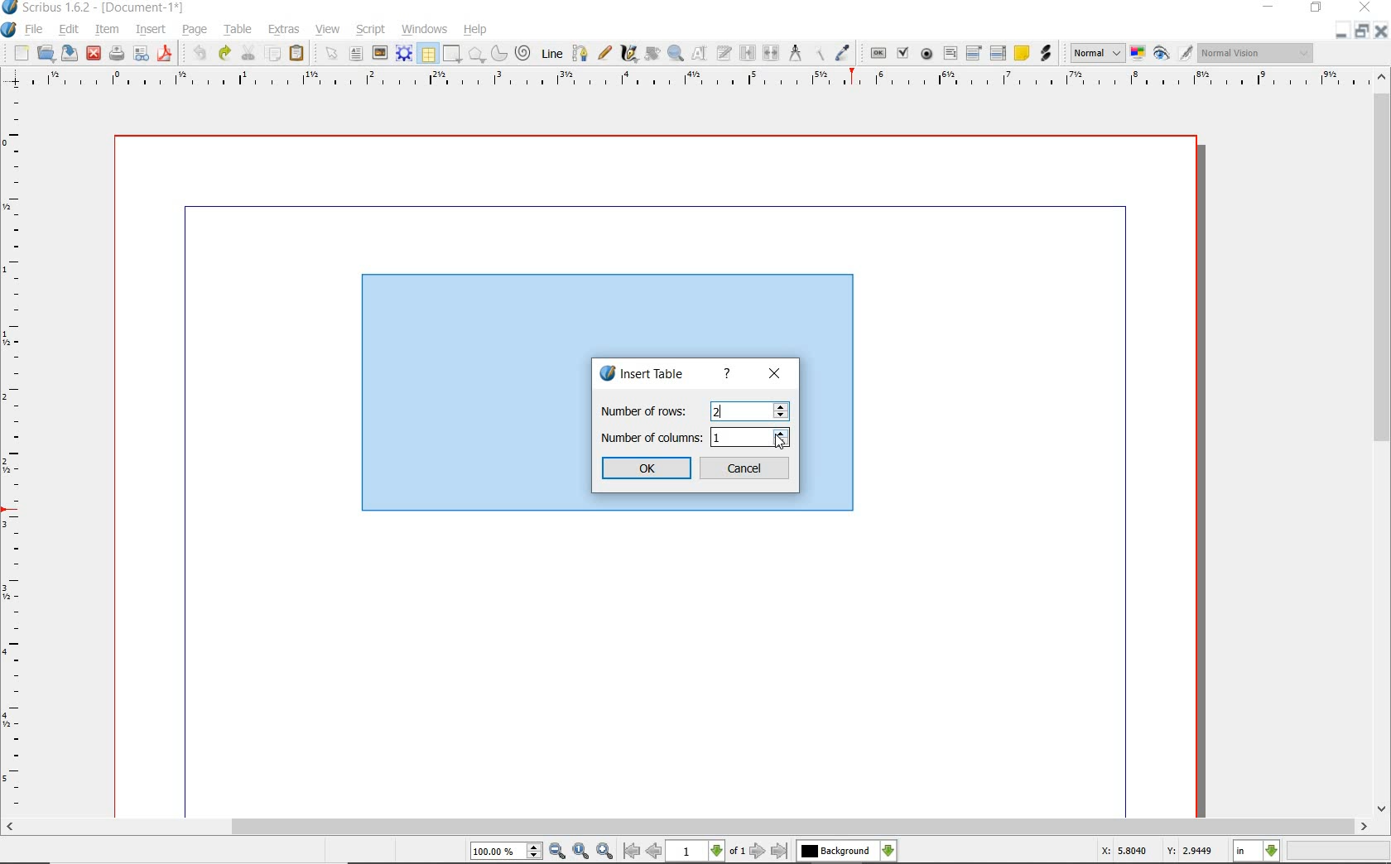 Image resolution: width=1391 pixels, height=864 pixels. I want to click on unlink text frames, so click(773, 53).